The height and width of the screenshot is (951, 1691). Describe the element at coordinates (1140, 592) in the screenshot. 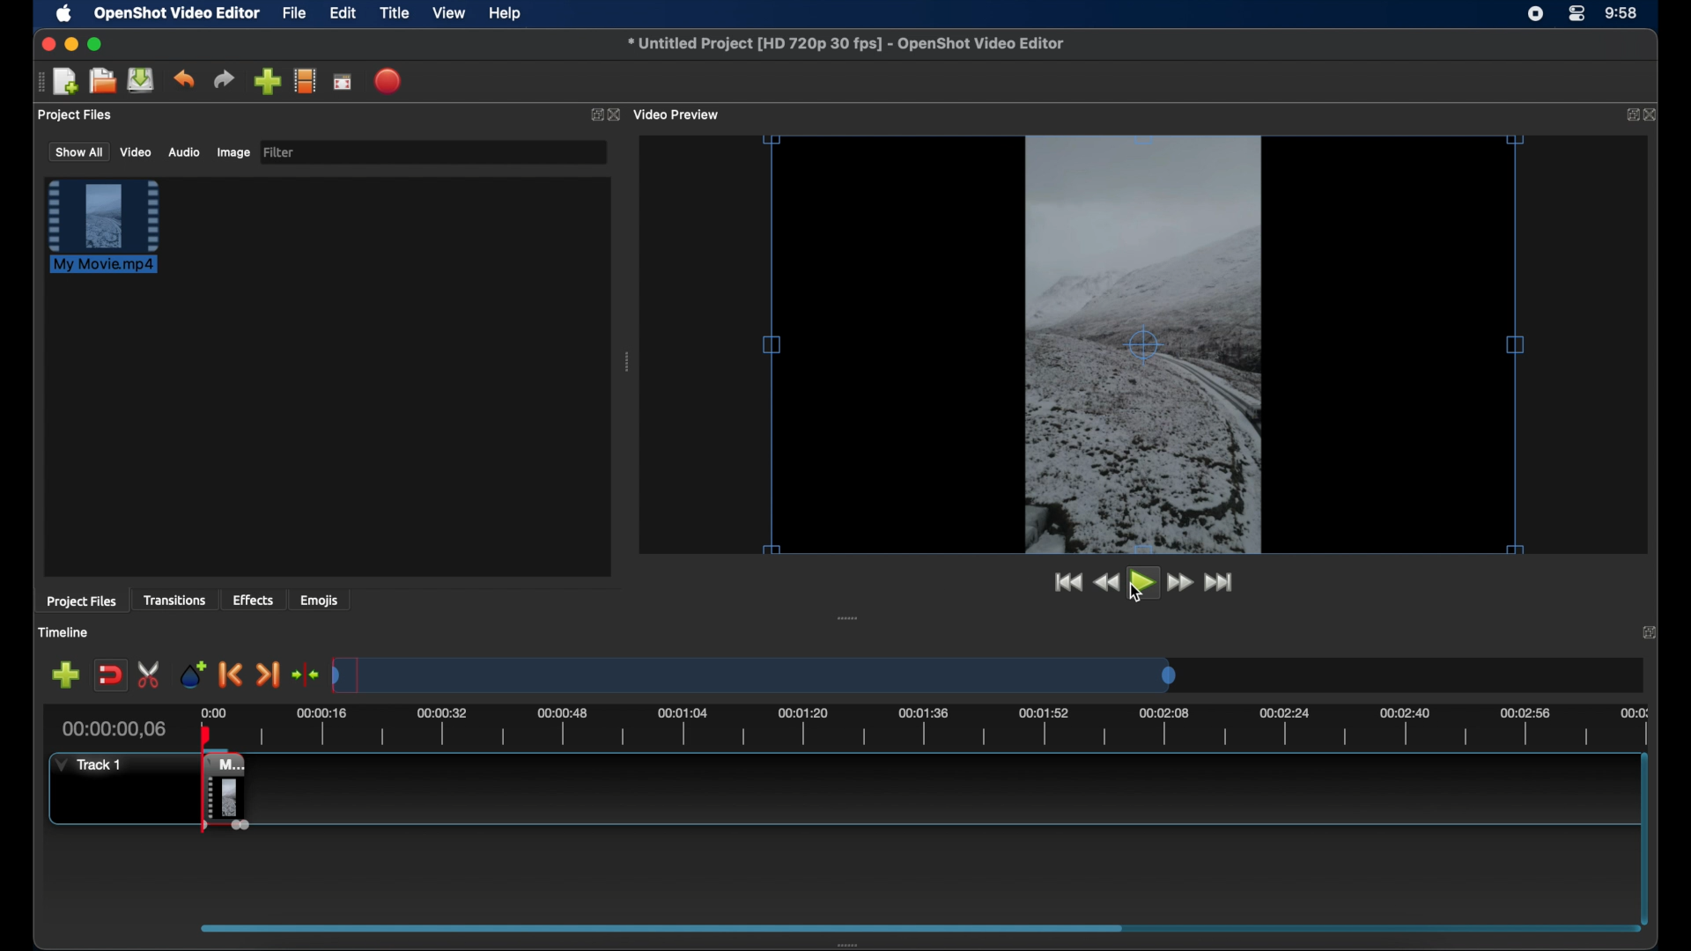

I see `play` at that location.